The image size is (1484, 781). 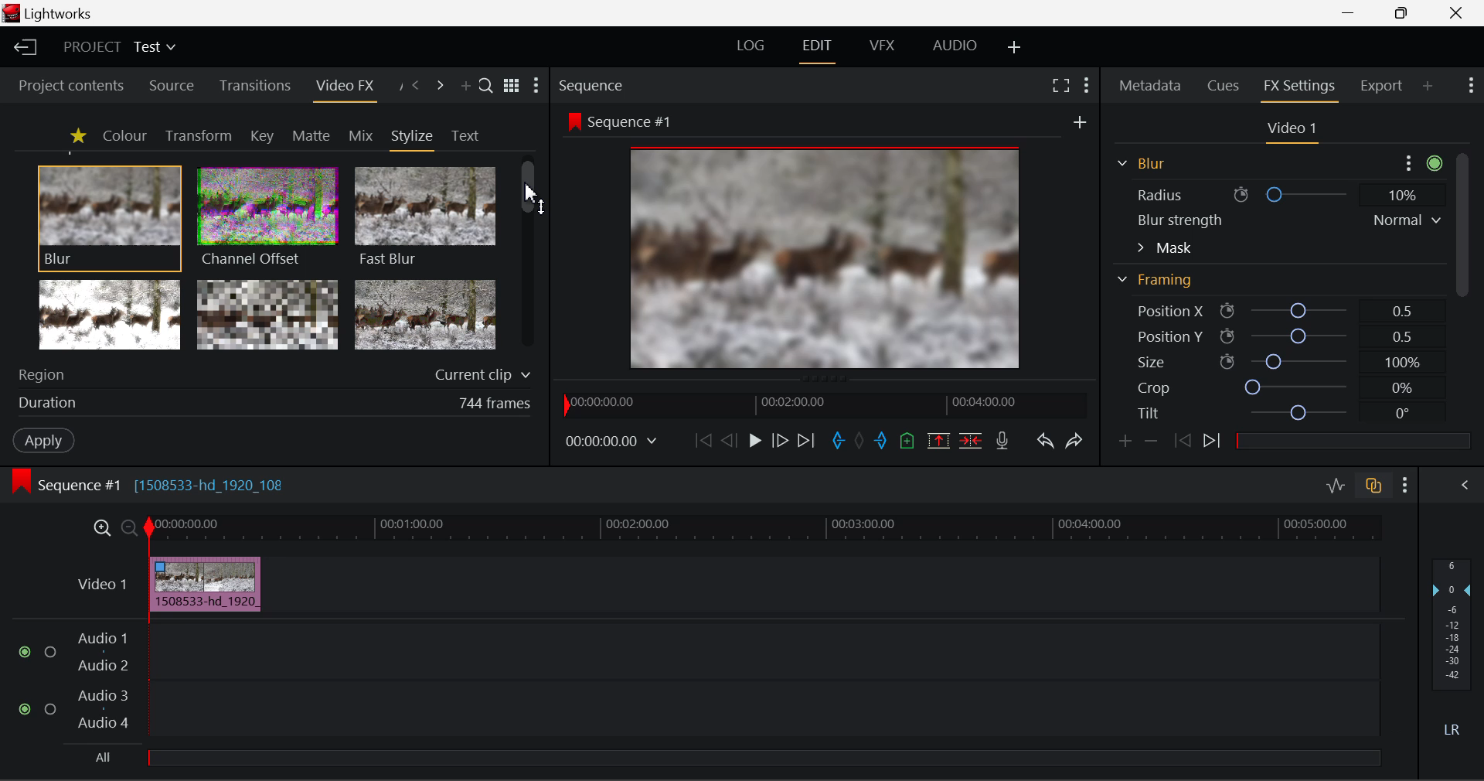 I want to click on Scroll Bar, so click(x=530, y=257).